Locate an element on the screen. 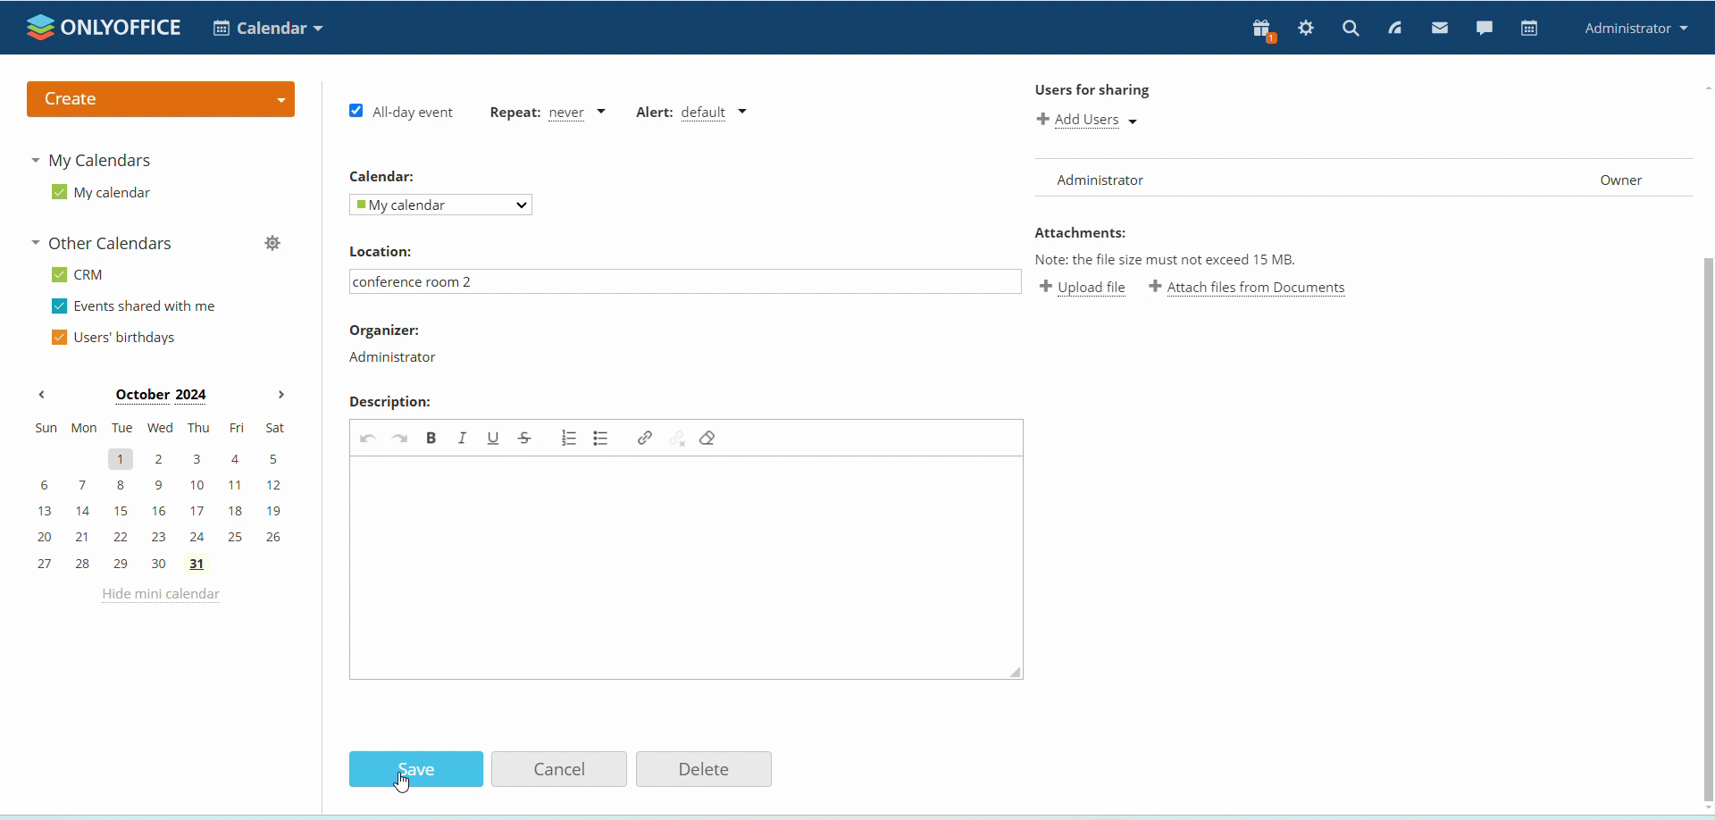  select application is located at coordinates (268, 28).